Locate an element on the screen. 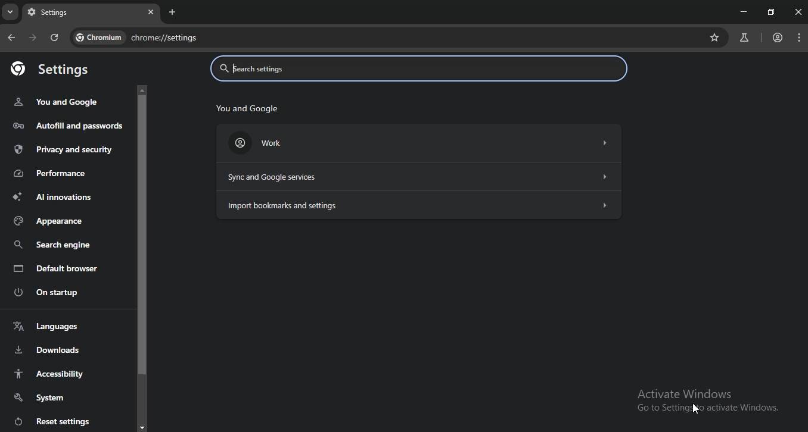  chrome://settings is located at coordinates (237, 39).